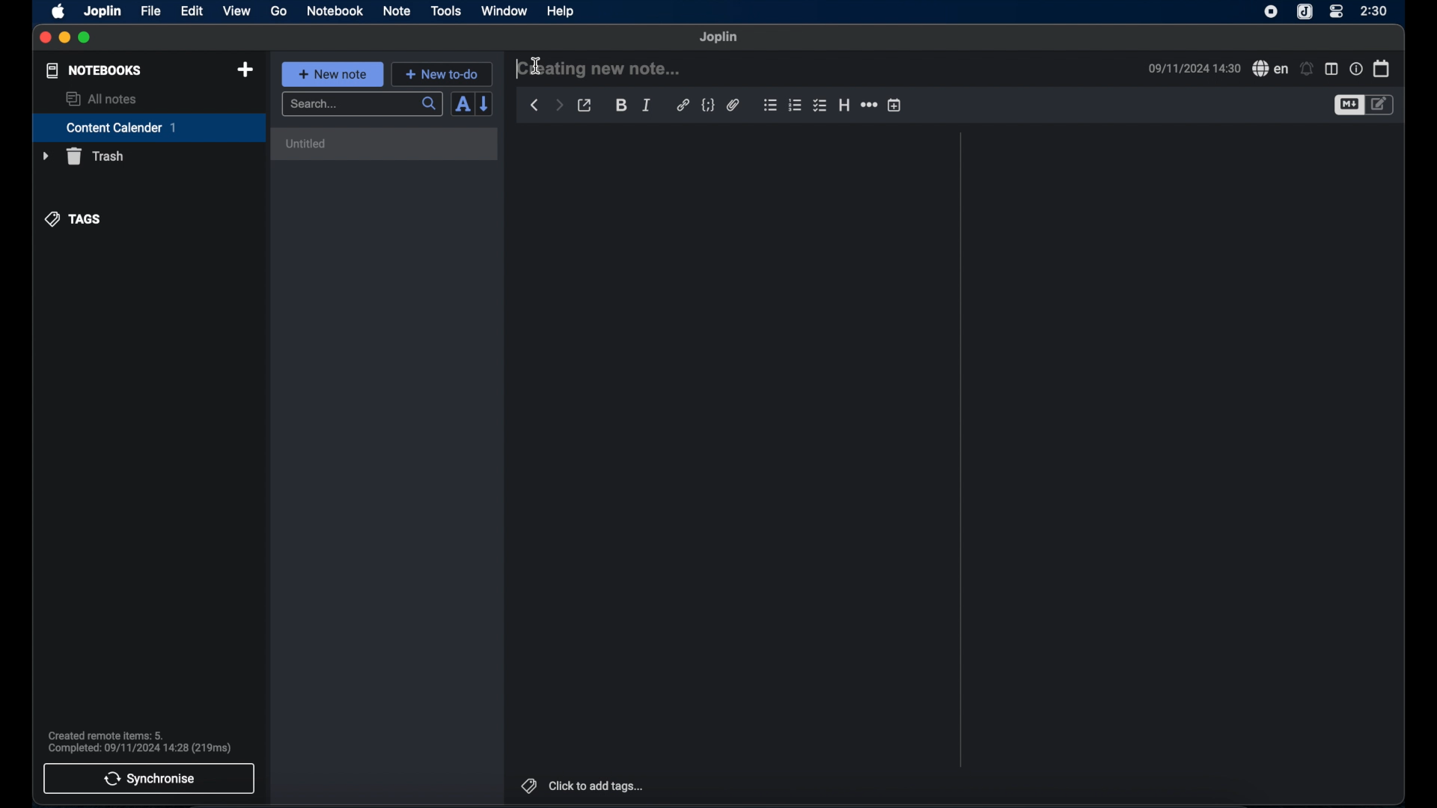 The width and height of the screenshot is (1437, 808). I want to click on bold, so click(620, 104).